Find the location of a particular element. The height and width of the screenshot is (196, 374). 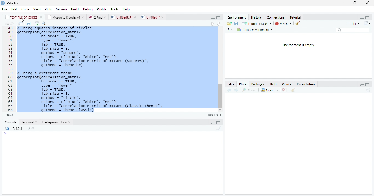

| TEXT FILE OF CODES* » is located at coordinates (24, 17).